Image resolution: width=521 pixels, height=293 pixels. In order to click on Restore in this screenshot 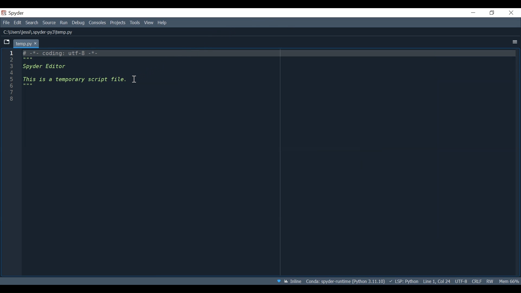, I will do `click(491, 13)`.